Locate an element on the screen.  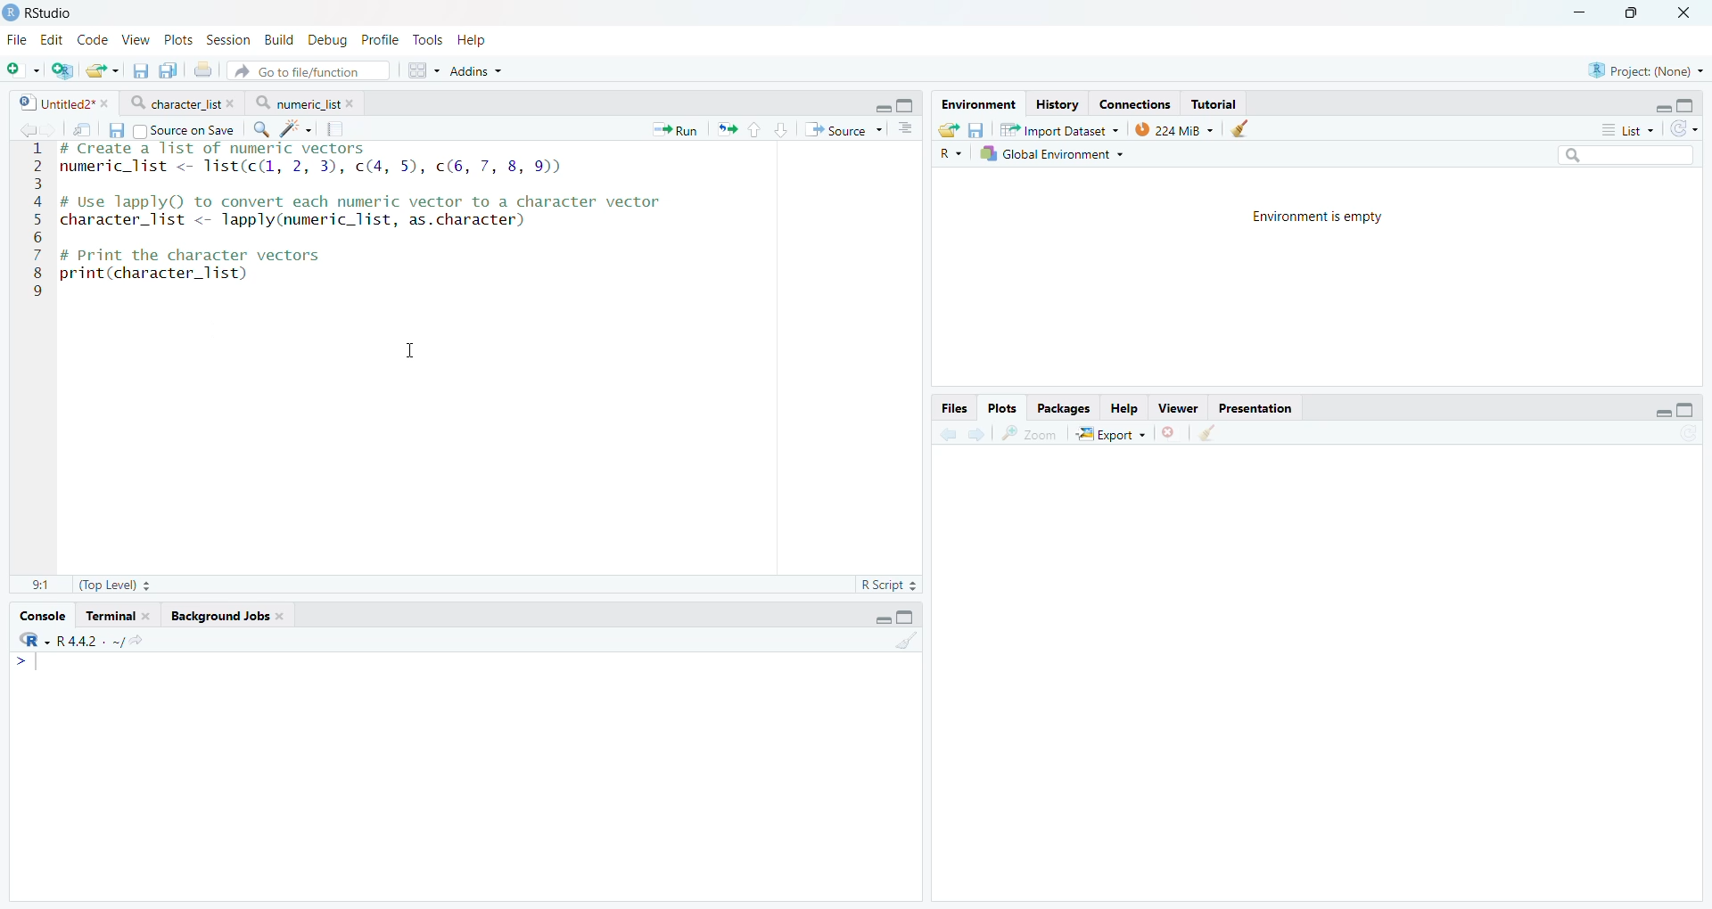
Open in new window is located at coordinates (80, 127).